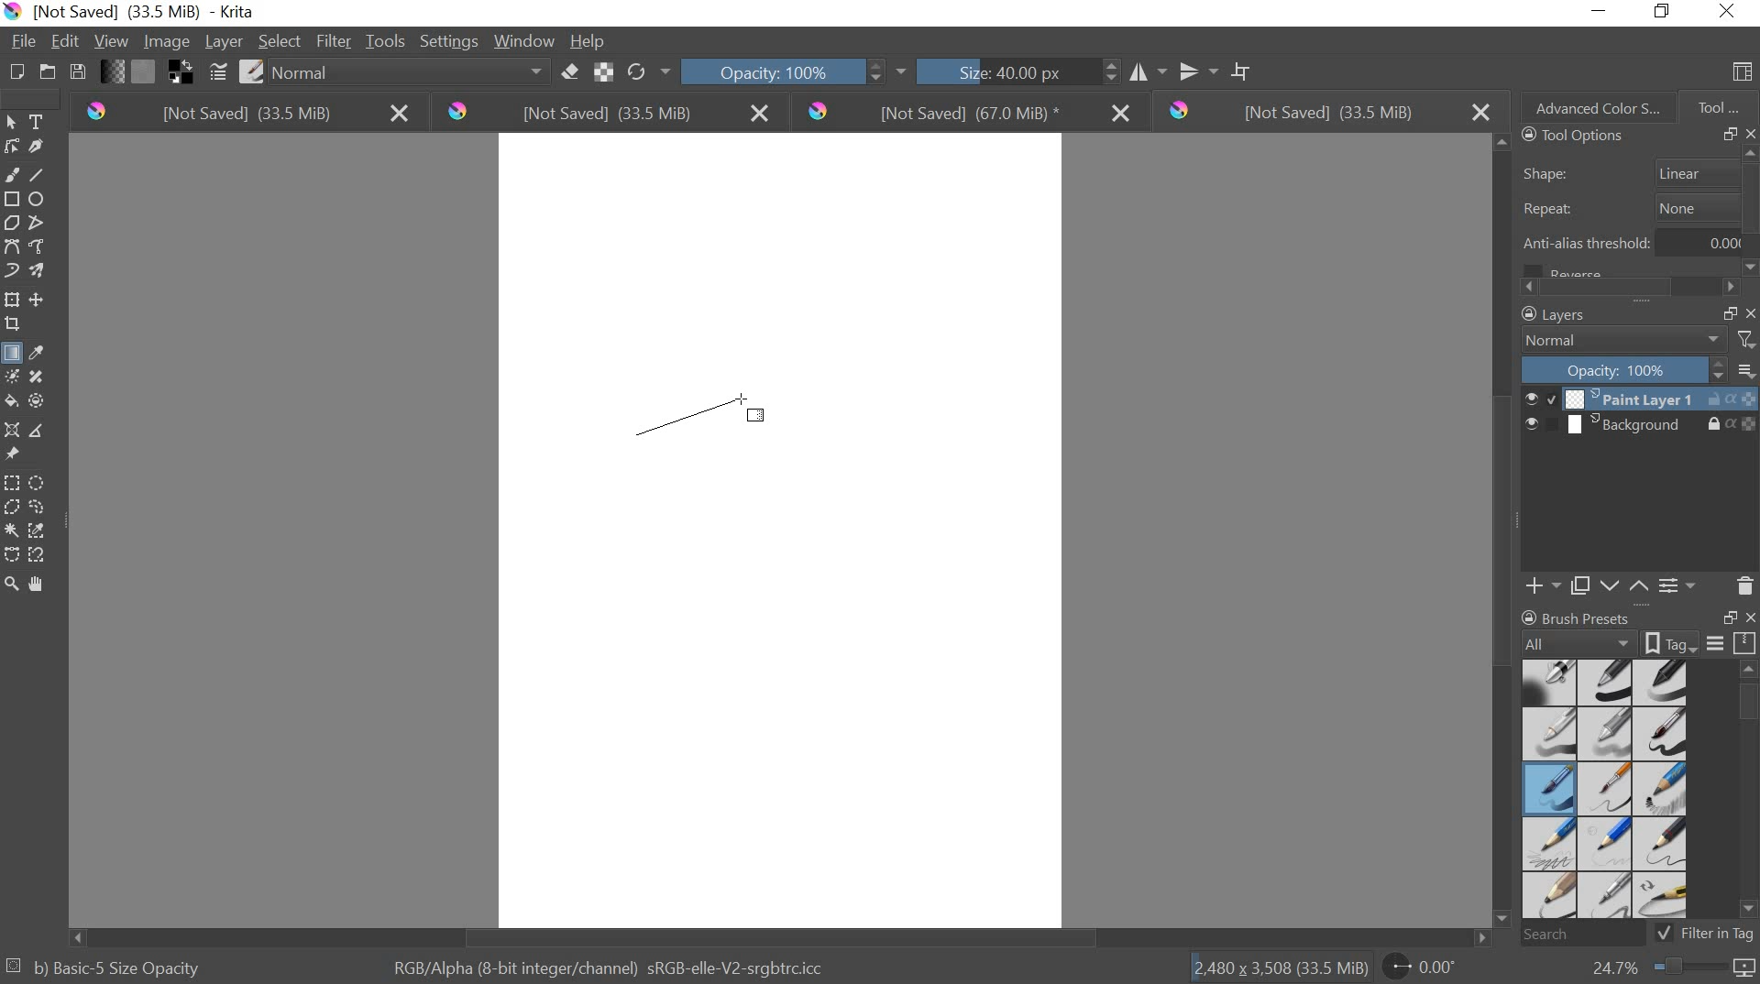 This screenshot has height=984, width=1760. Describe the element at coordinates (386, 40) in the screenshot. I see `TOOLS` at that location.